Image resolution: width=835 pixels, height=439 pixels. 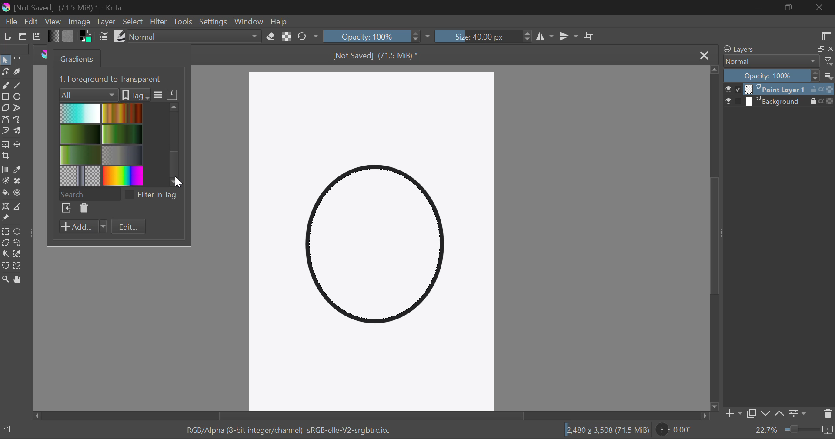 I want to click on Restore Down, so click(x=759, y=8).